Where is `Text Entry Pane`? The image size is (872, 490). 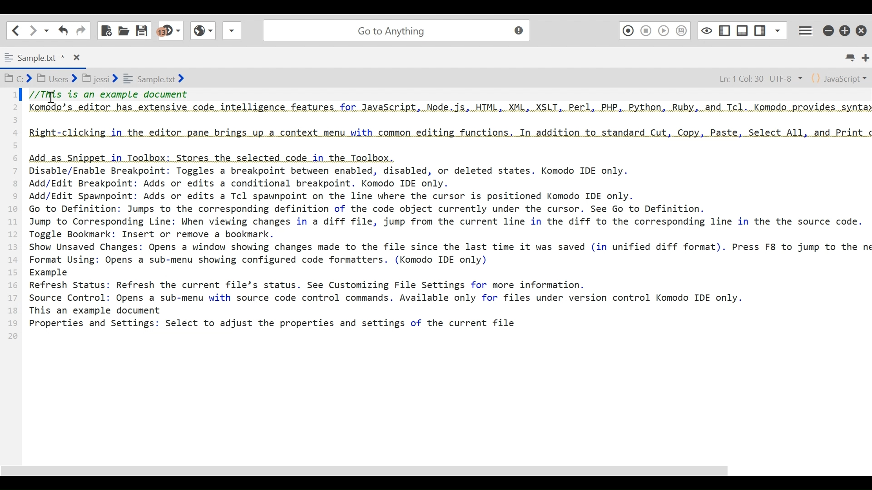 Text Entry Pane is located at coordinates (435, 276).